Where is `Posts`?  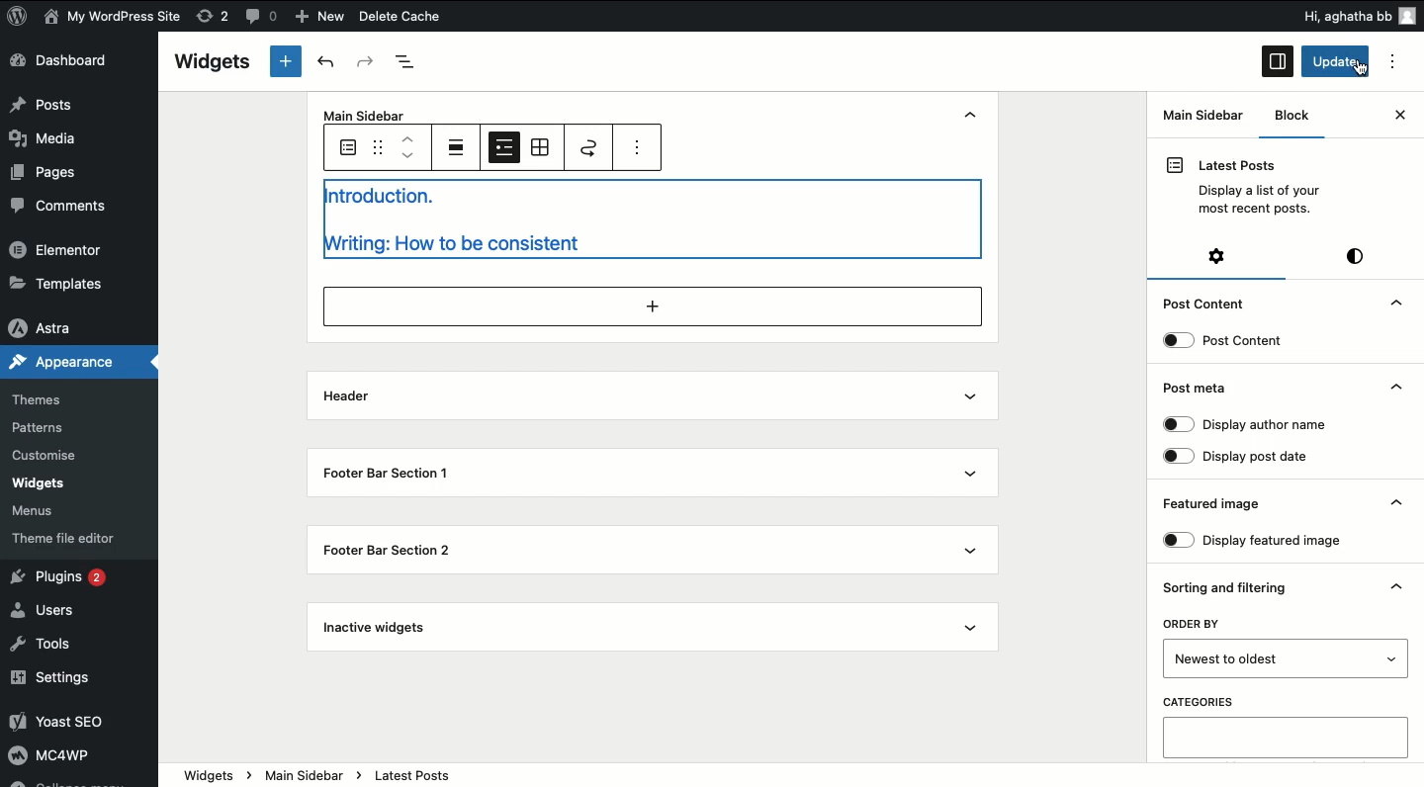
Posts is located at coordinates (44, 105).